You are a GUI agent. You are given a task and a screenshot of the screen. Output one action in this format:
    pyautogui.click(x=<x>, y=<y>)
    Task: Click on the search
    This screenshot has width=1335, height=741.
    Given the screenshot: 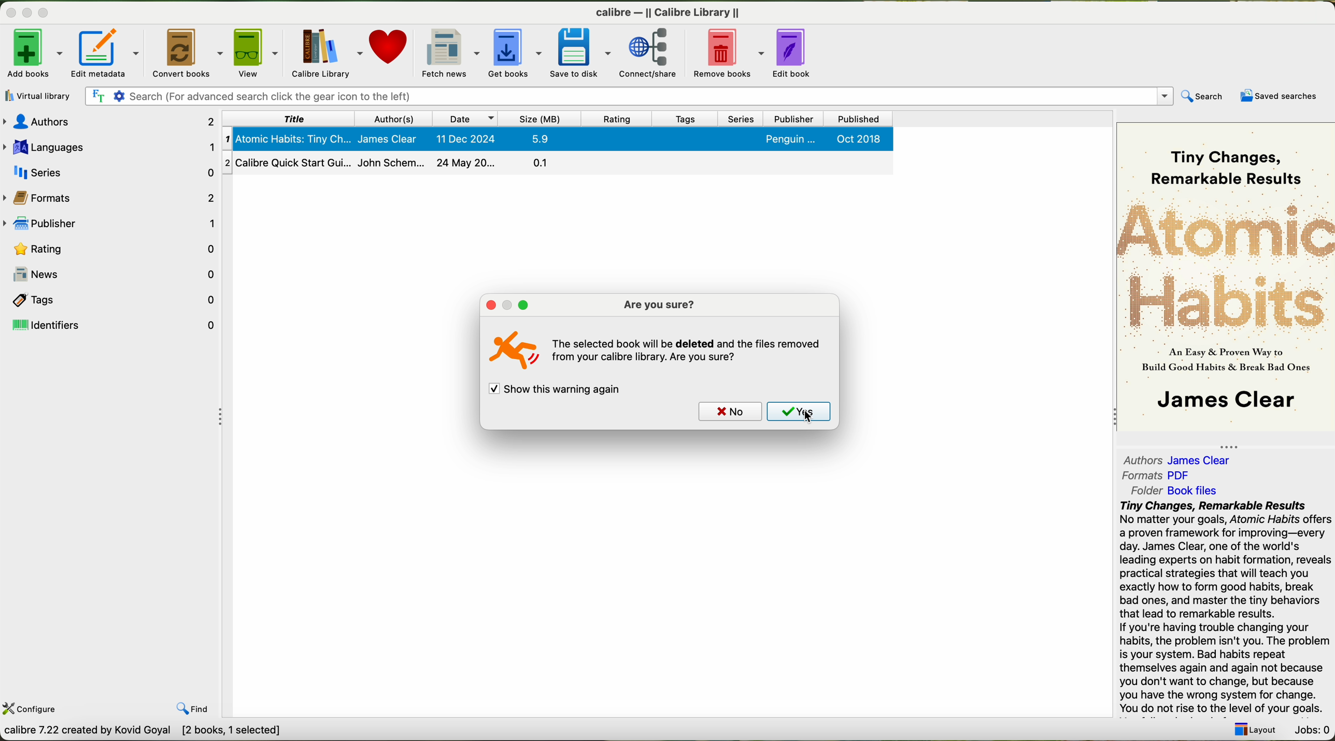 What is the action you would take?
    pyautogui.click(x=1201, y=96)
    